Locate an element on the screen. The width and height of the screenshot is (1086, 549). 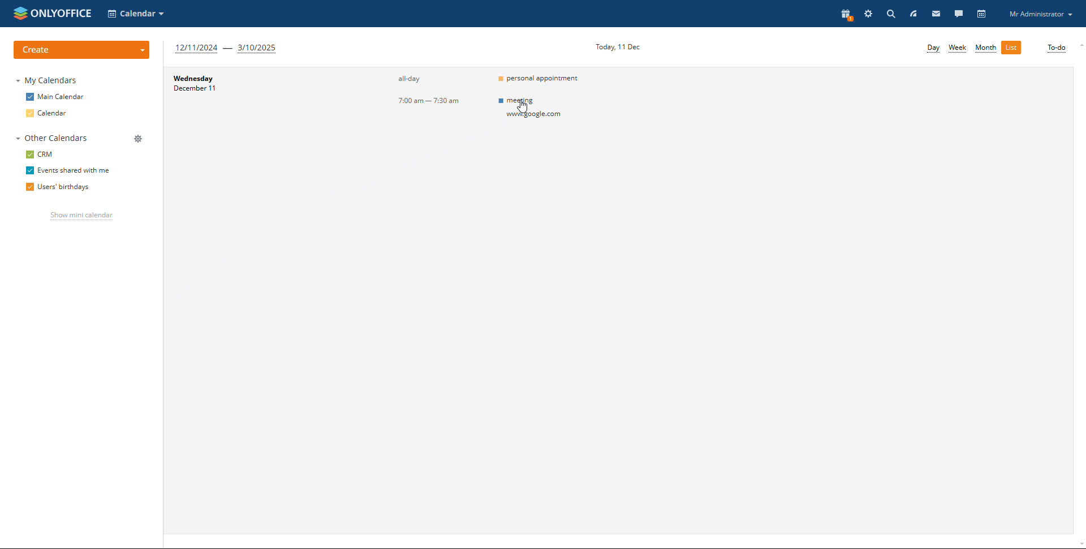
create is located at coordinates (81, 50).